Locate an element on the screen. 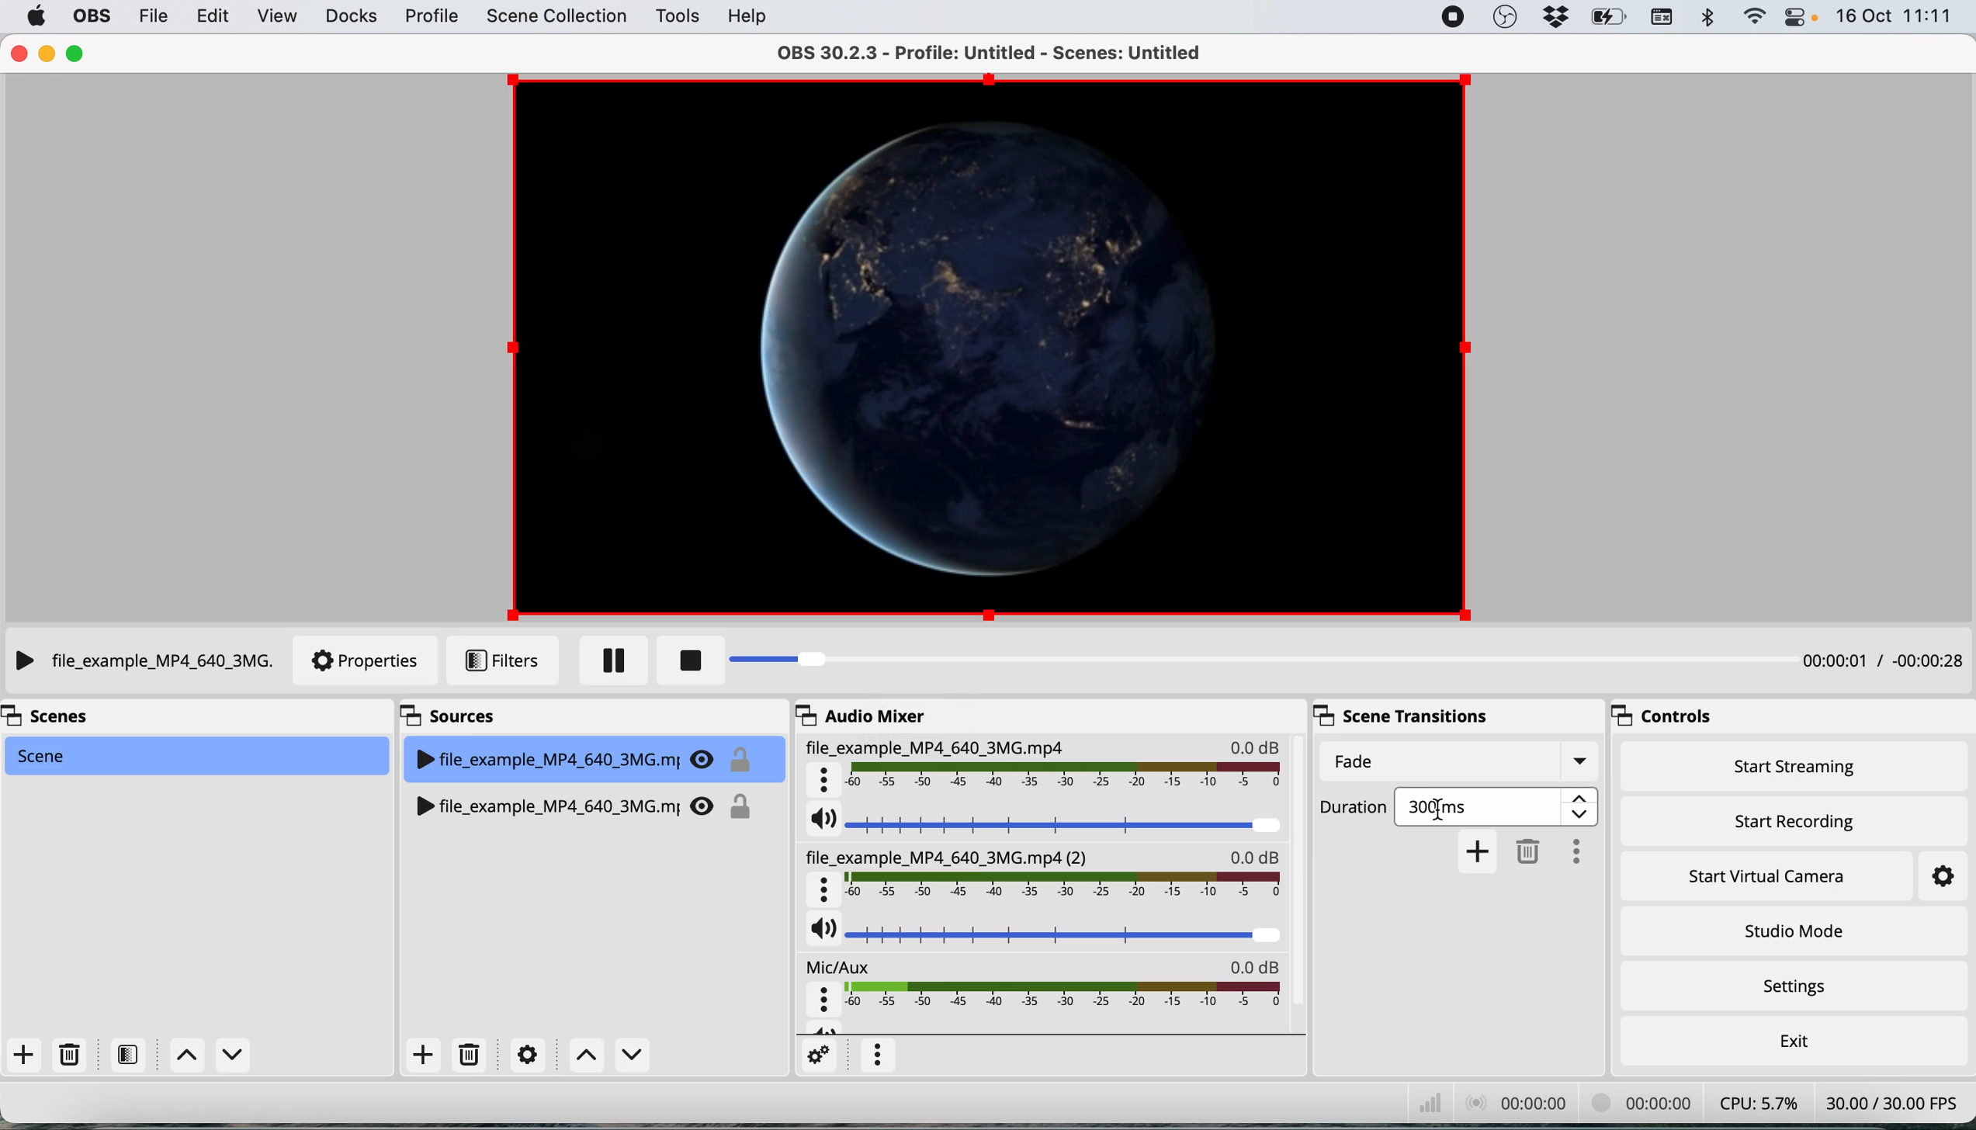  audio mixer is located at coordinates (875, 717).